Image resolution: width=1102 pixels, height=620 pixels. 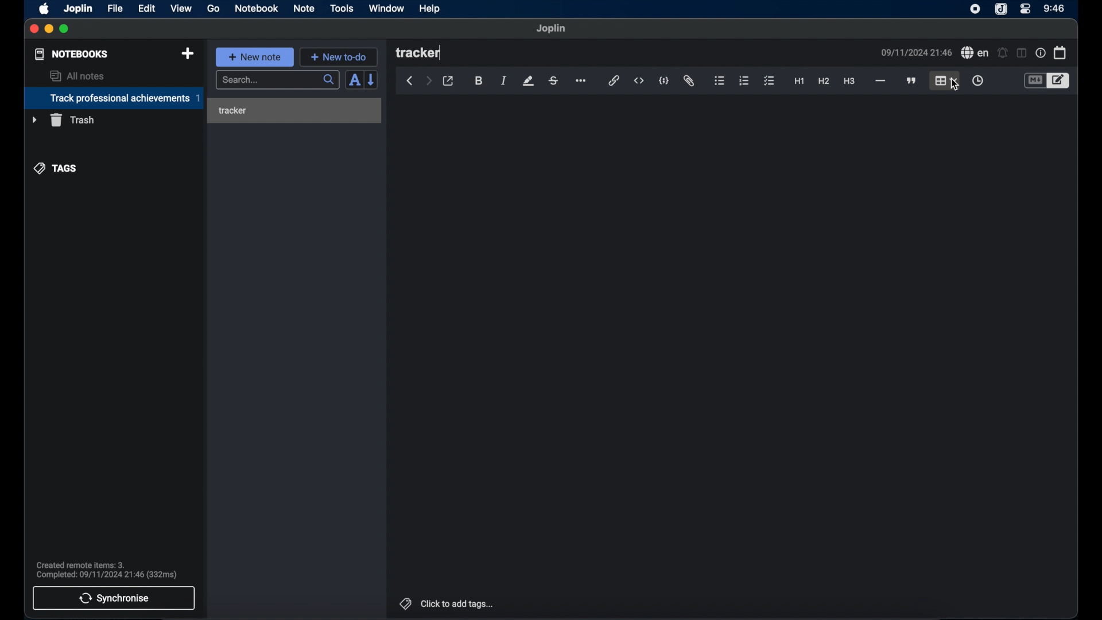 What do you see at coordinates (445, 603) in the screenshot?
I see `click to add tags` at bounding box center [445, 603].